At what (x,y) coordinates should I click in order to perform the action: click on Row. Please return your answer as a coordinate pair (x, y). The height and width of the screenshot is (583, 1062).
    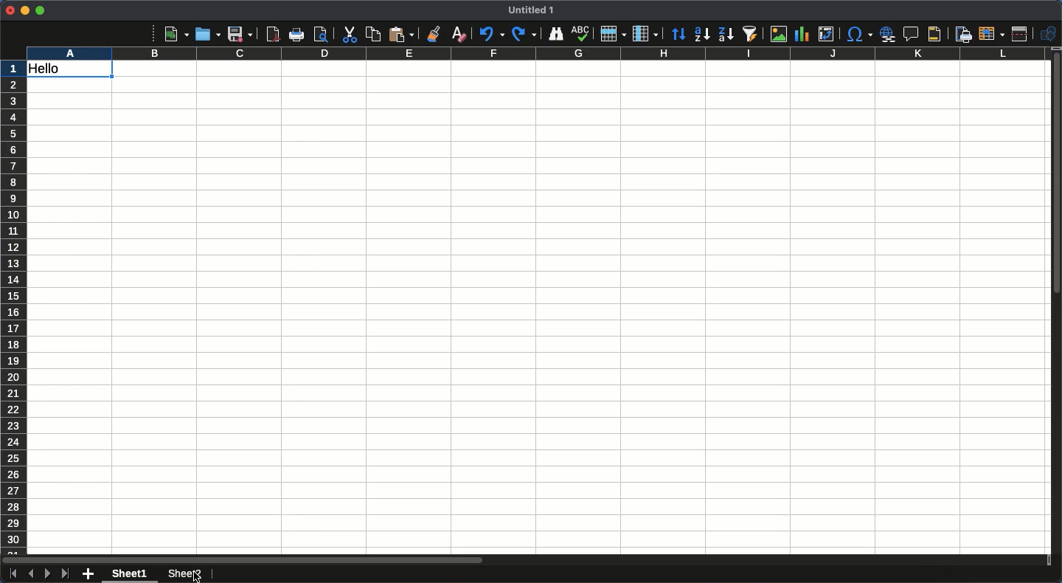
    Looking at the image, I should click on (614, 33).